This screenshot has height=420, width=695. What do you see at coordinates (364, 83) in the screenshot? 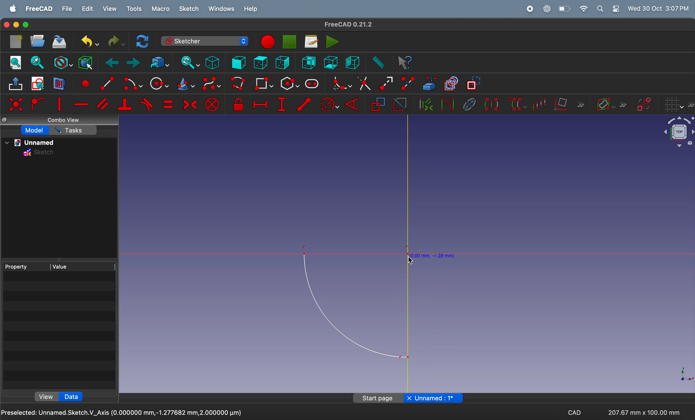
I see `trim edge ` at bounding box center [364, 83].